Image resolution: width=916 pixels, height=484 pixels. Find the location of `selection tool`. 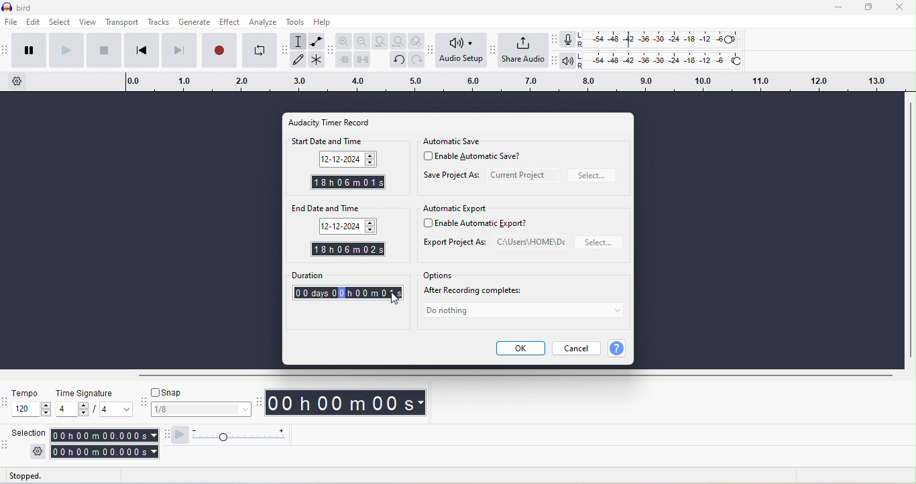

selection tool is located at coordinates (300, 42).